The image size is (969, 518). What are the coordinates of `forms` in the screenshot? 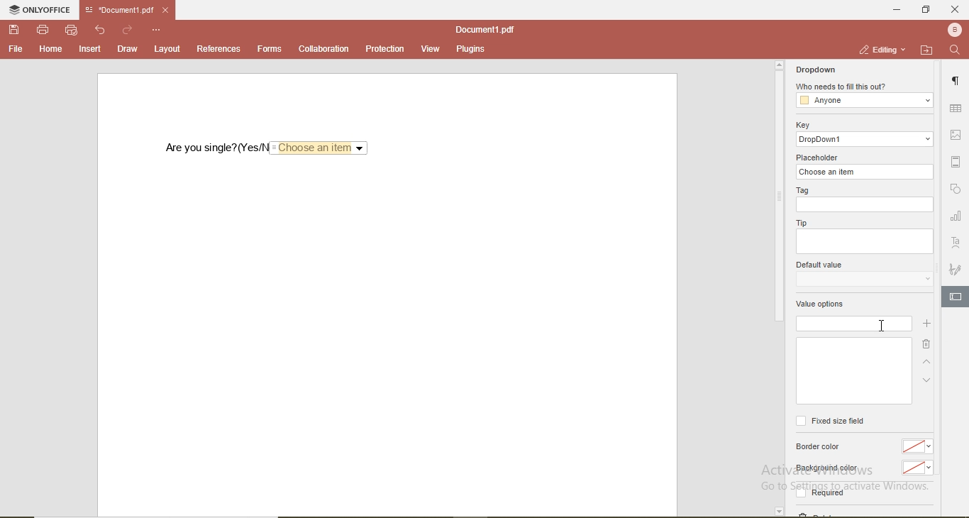 It's located at (269, 49).